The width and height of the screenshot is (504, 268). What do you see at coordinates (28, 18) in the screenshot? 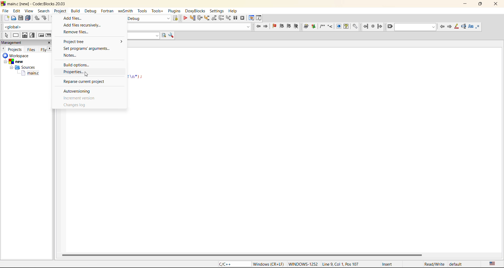
I see `save everything` at bounding box center [28, 18].